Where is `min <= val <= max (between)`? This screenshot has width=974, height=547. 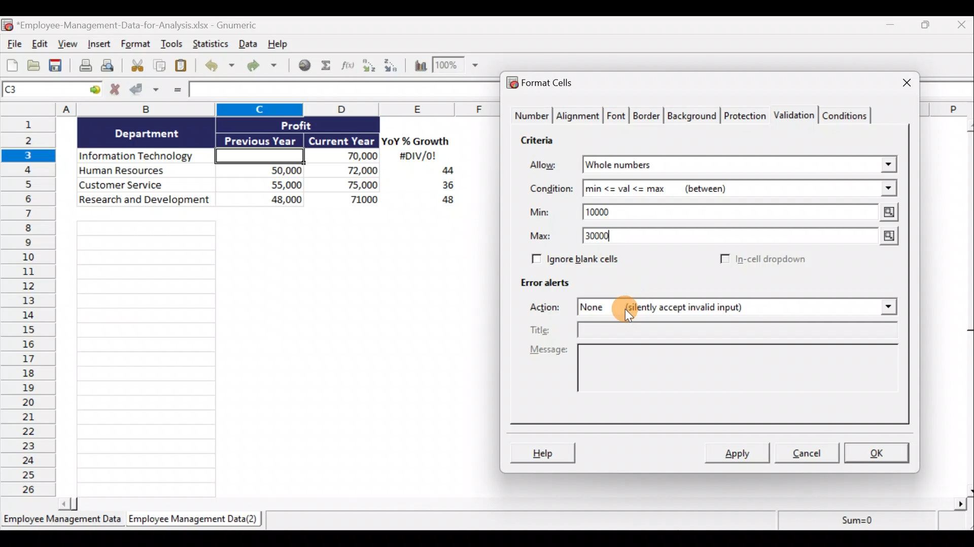
min <= val <= max (between) is located at coordinates (726, 190).